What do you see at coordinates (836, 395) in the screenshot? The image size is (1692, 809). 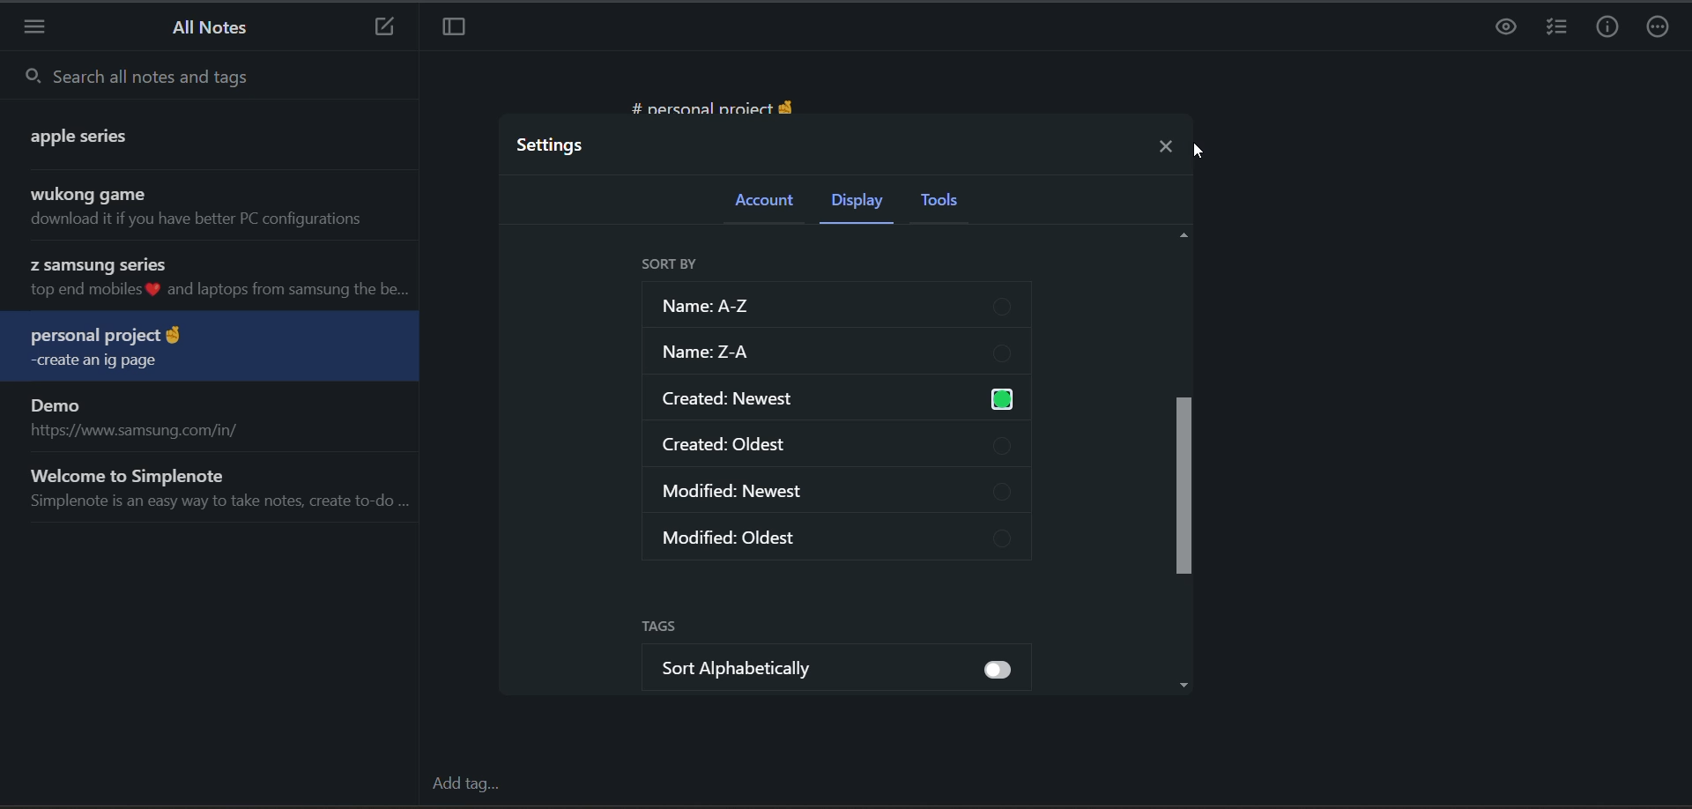 I see `created newest enabled` at bounding box center [836, 395].